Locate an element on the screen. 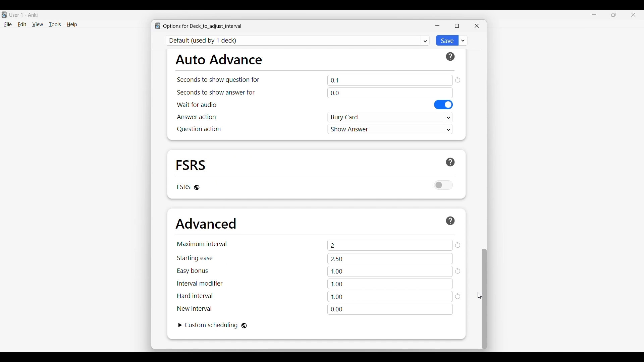 The image size is (644, 362). Edit menu is located at coordinates (22, 25).